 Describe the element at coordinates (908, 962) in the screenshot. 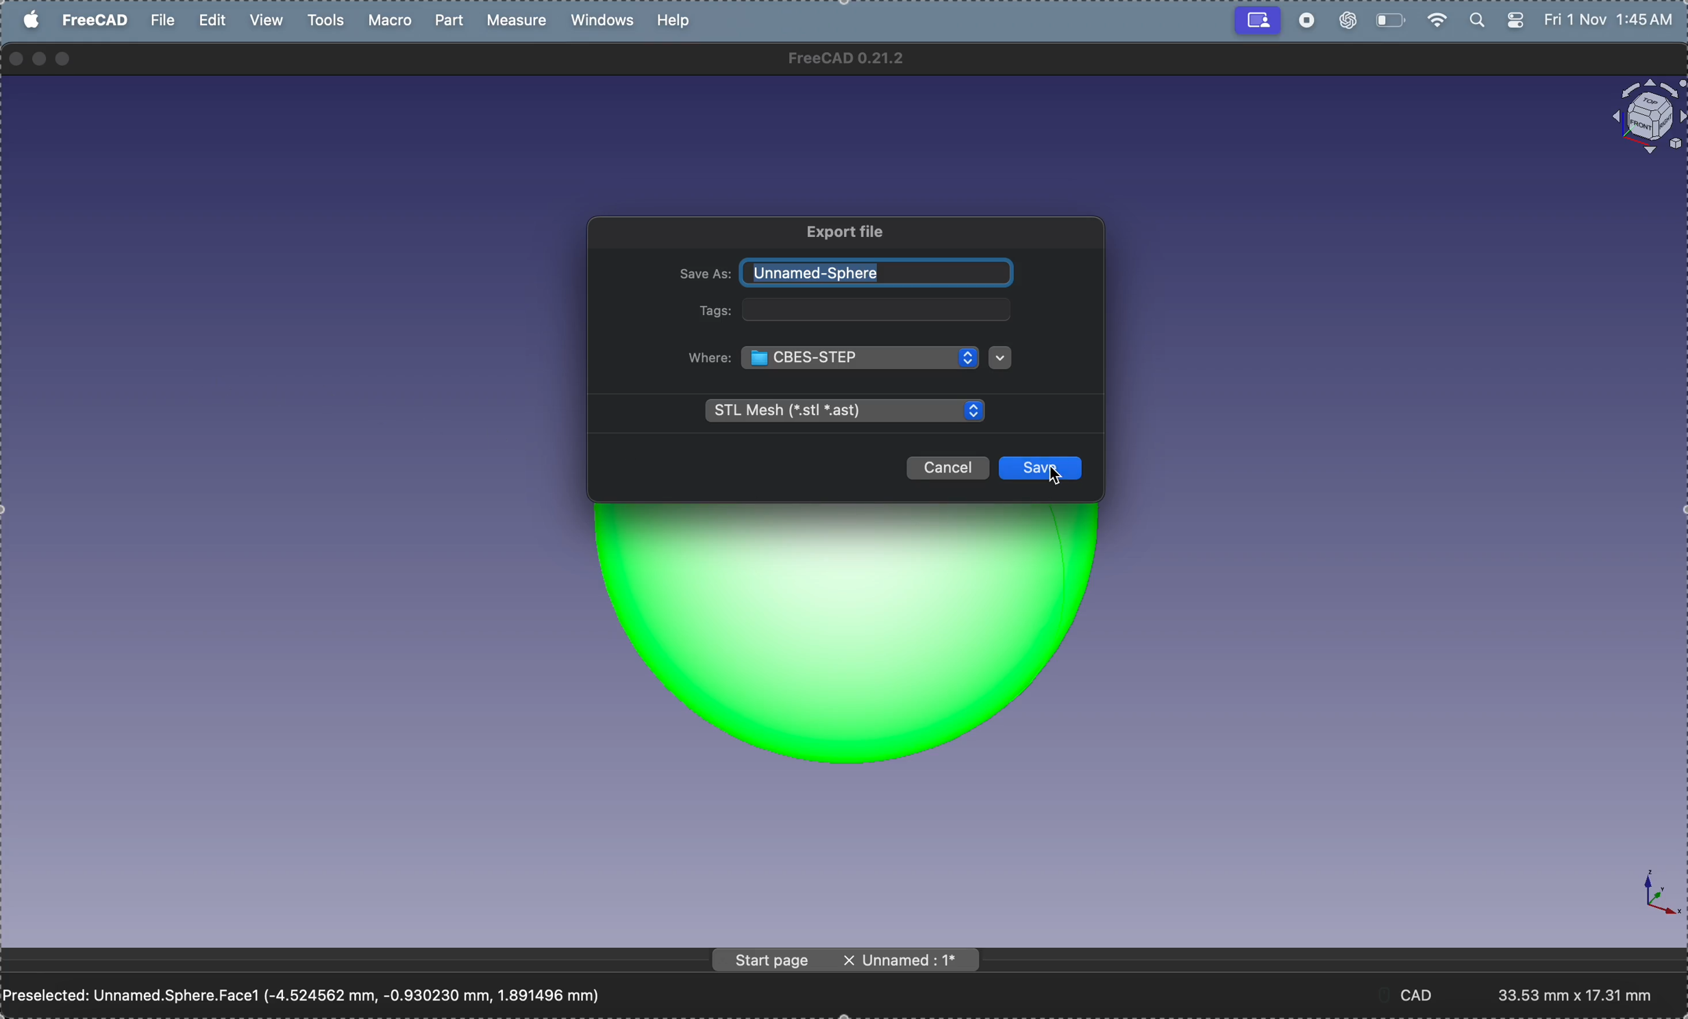

I see `unnamed:1` at that location.